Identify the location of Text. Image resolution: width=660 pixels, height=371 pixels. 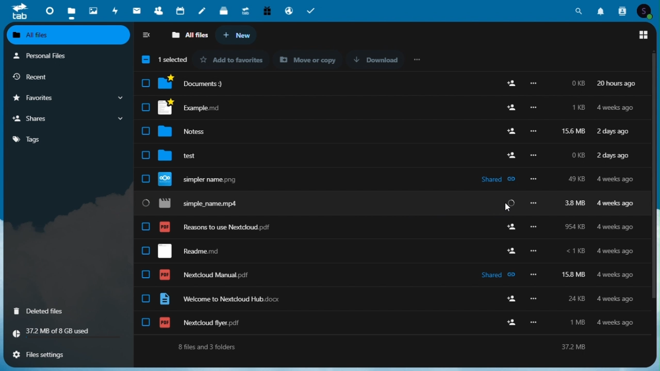
(387, 346).